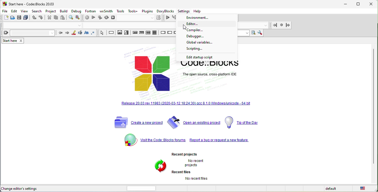 This screenshot has height=192, width=378. I want to click on default, so click(329, 189).